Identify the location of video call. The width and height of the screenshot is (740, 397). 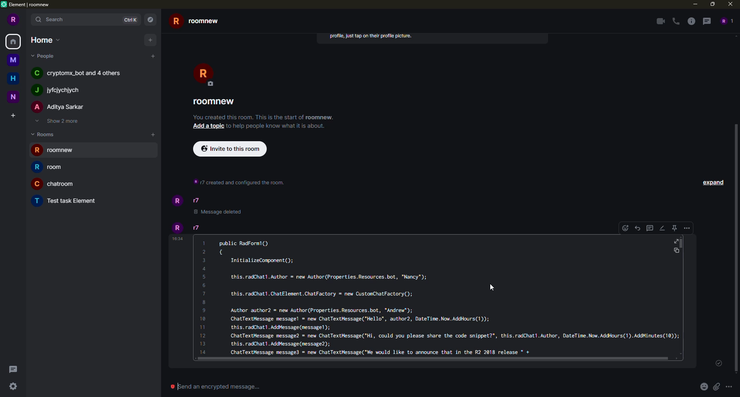
(658, 21).